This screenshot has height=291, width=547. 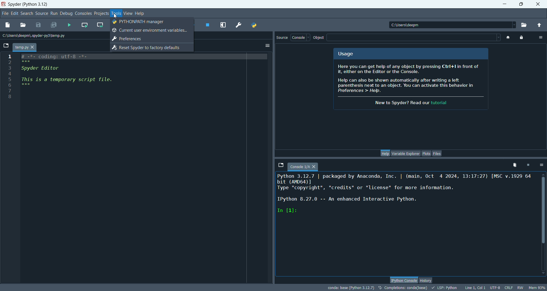 What do you see at coordinates (116, 15) in the screenshot?
I see `cursor` at bounding box center [116, 15].